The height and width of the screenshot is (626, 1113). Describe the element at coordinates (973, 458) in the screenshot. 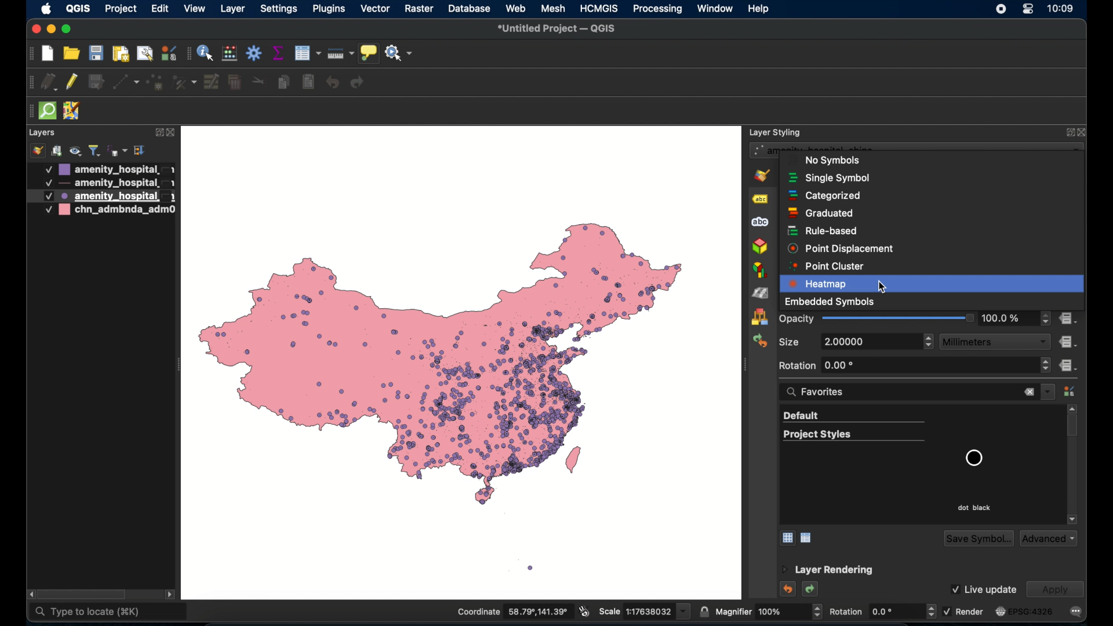

I see `dot black preview` at that location.